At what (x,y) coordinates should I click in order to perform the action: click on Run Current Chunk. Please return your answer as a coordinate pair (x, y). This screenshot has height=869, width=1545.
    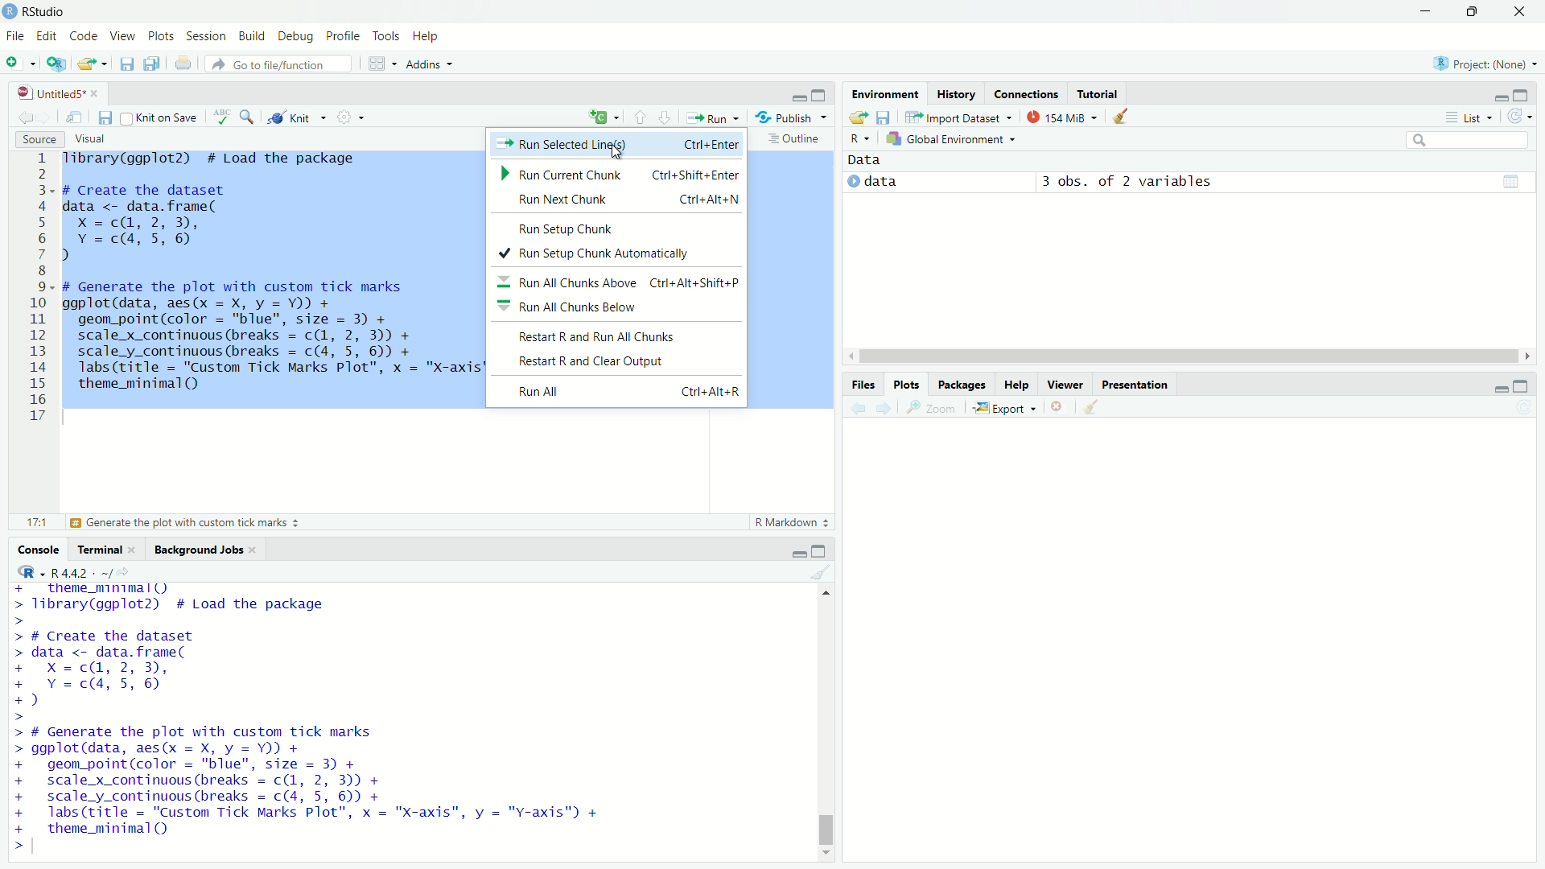
    Looking at the image, I should click on (620, 175).